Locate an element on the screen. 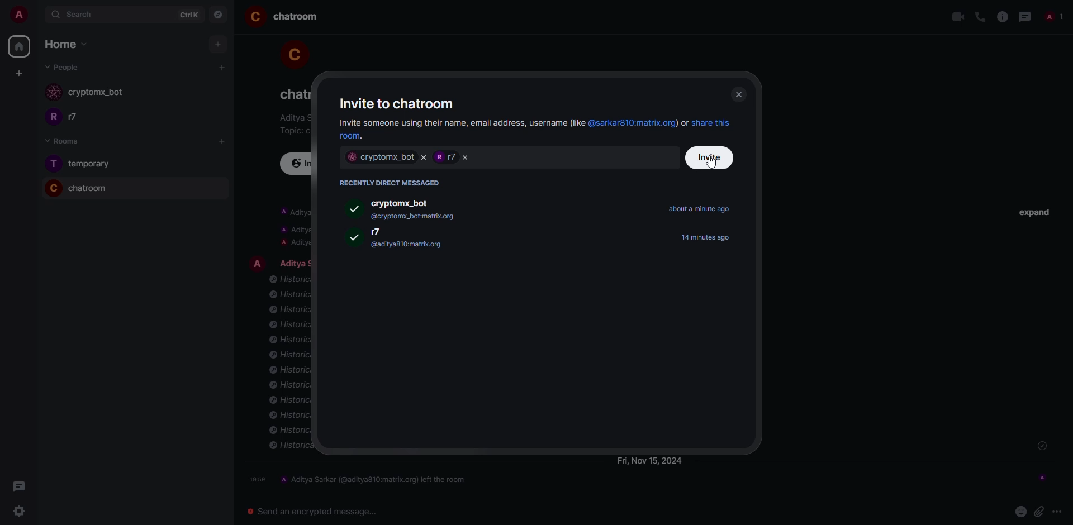 This screenshot has height=525, width=1073. close is located at coordinates (466, 157).